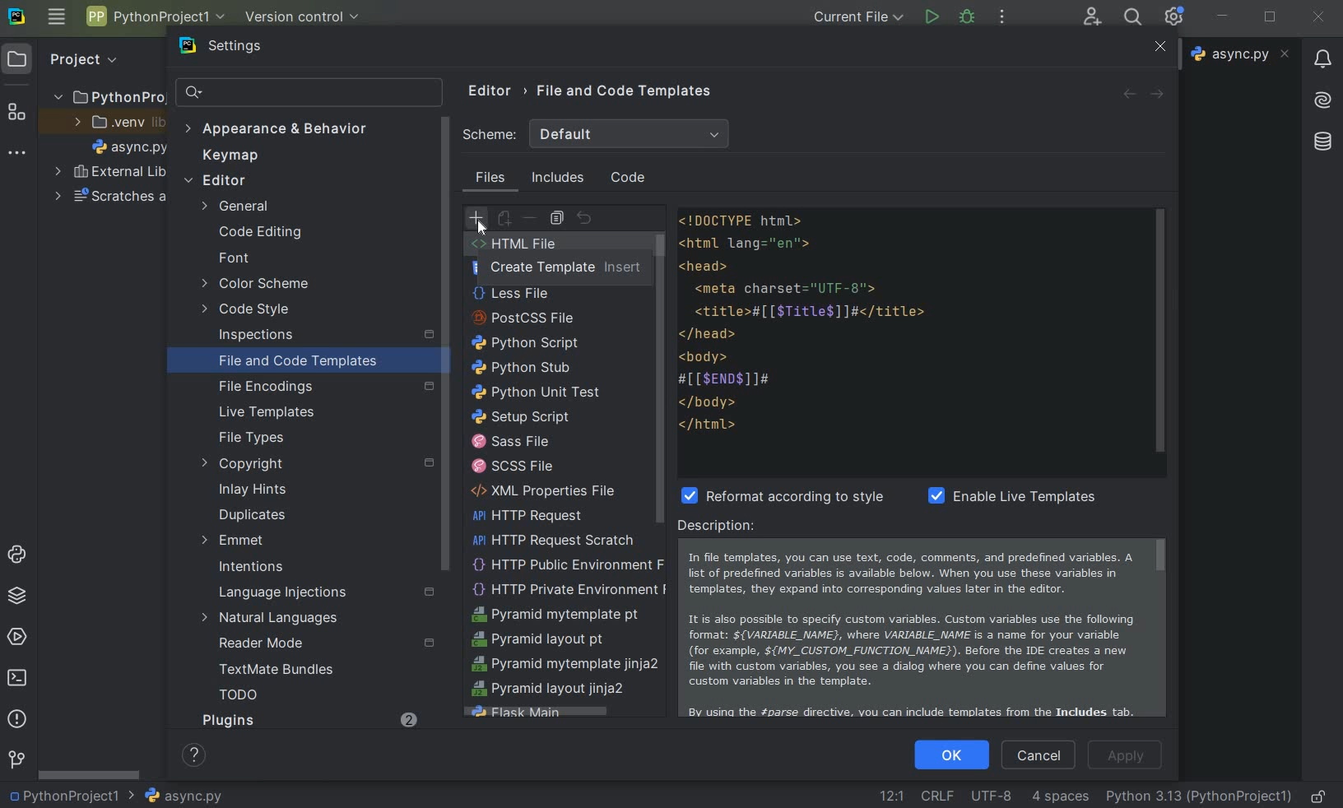  What do you see at coordinates (526, 345) in the screenshot?
I see `python script` at bounding box center [526, 345].